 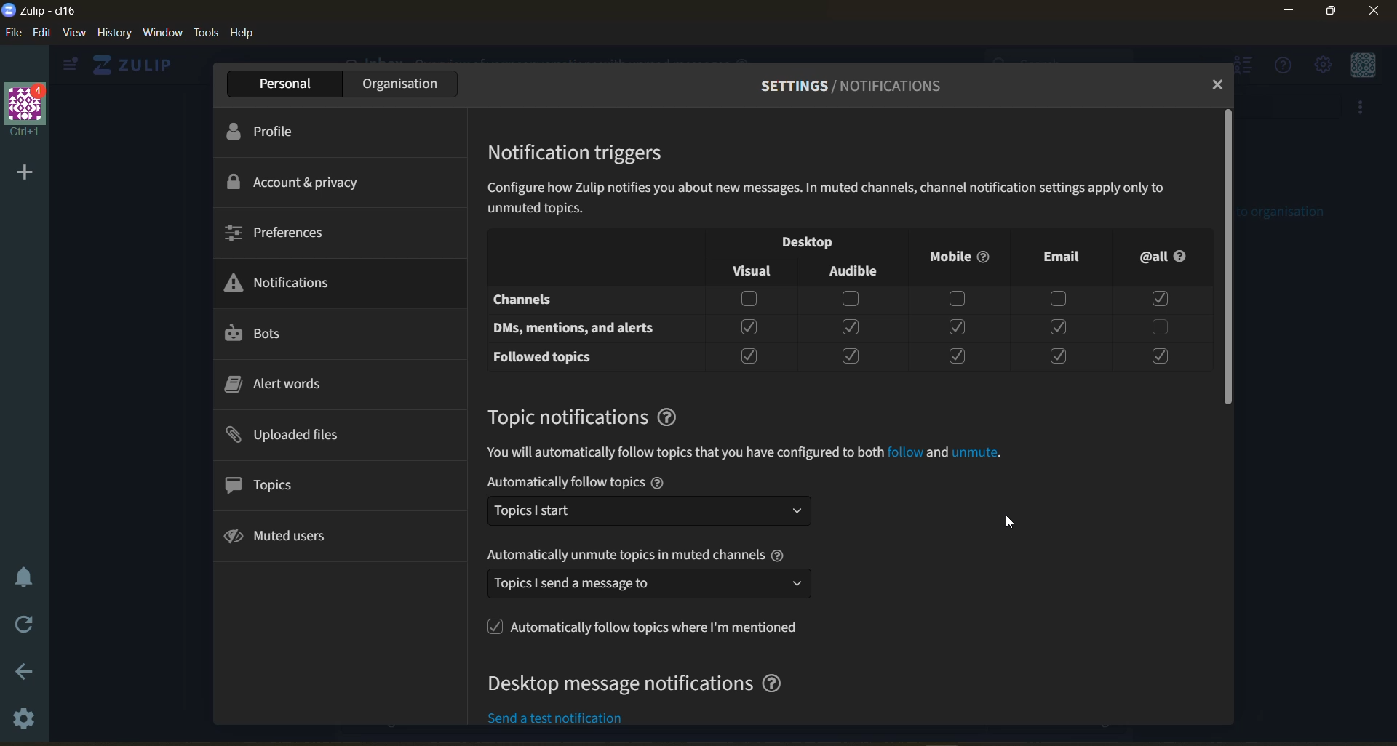 What do you see at coordinates (268, 483) in the screenshot?
I see `topics` at bounding box center [268, 483].